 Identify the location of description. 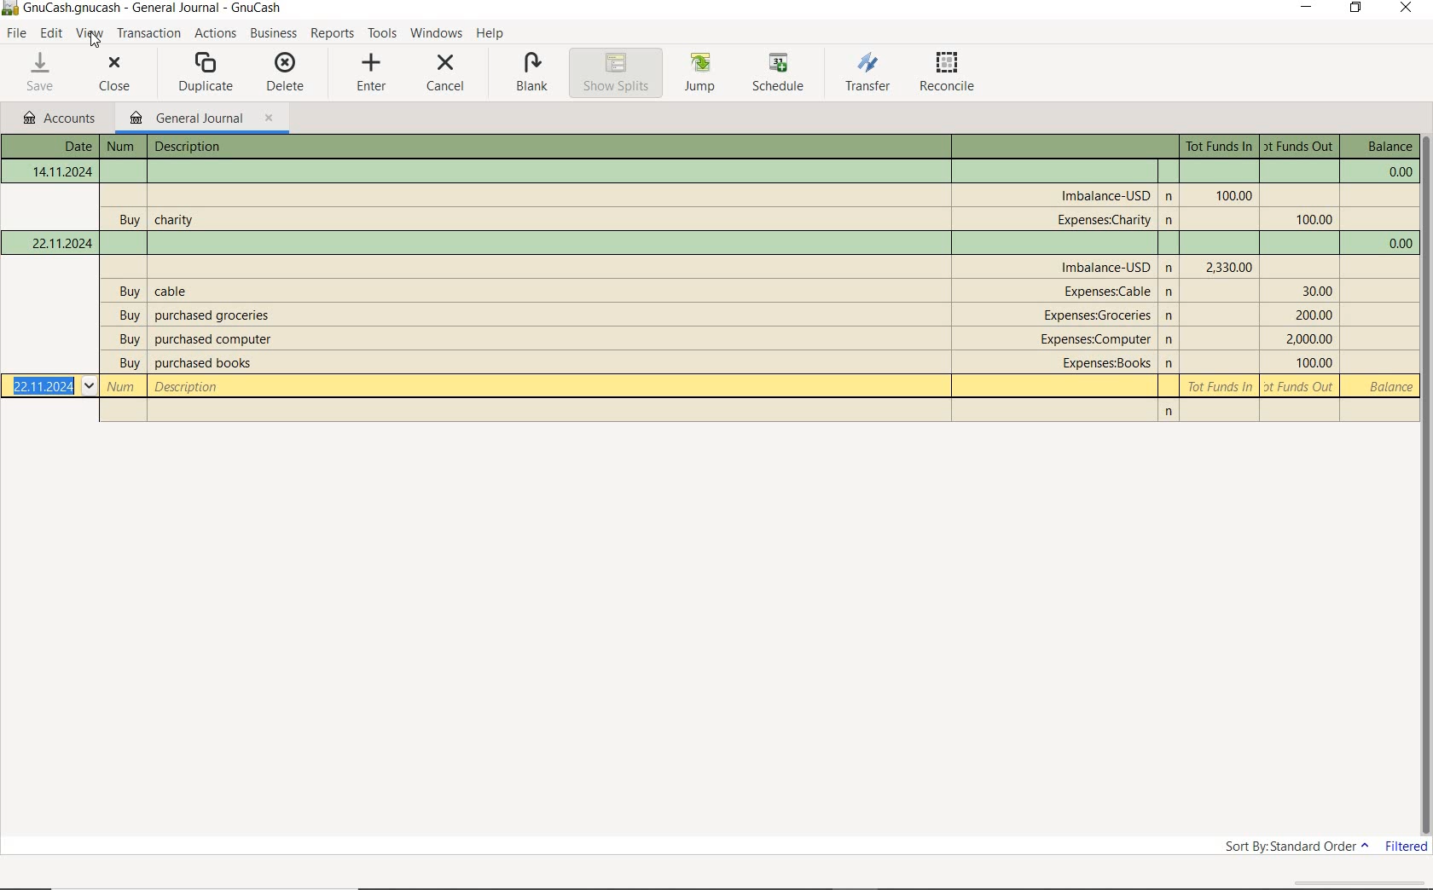
(191, 147).